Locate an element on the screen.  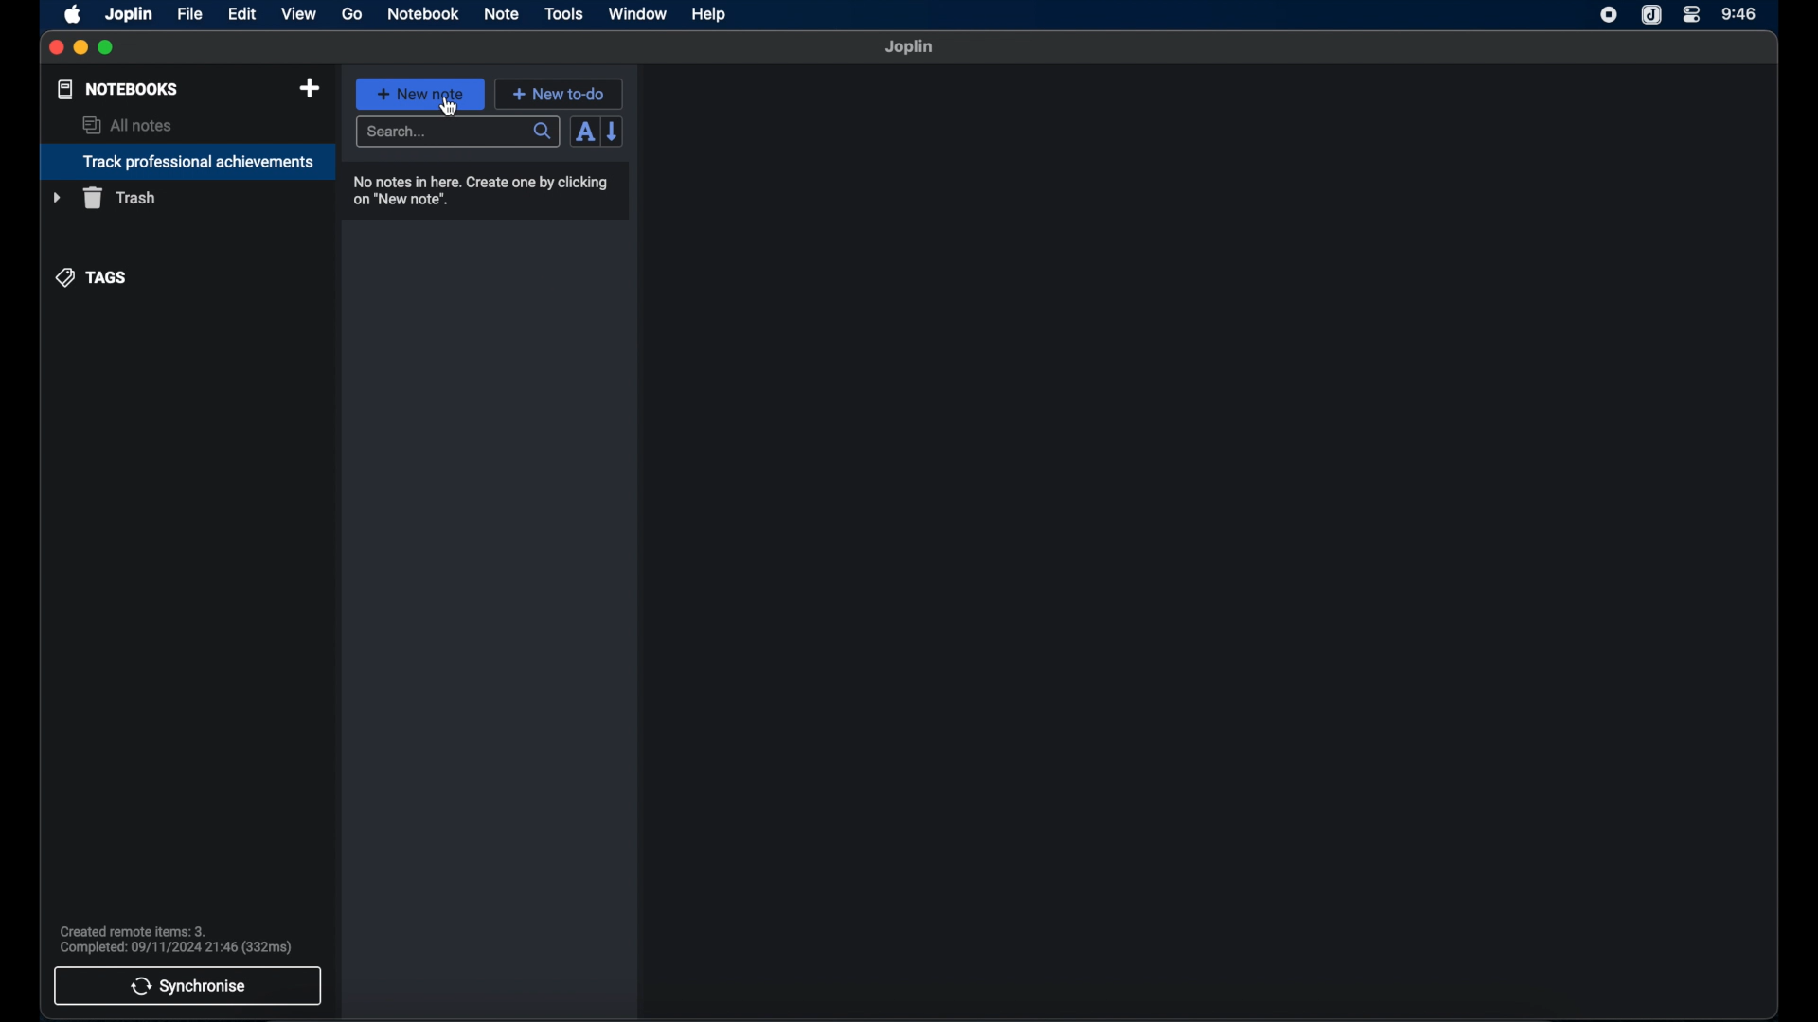
new note is located at coordinates (419, 93).